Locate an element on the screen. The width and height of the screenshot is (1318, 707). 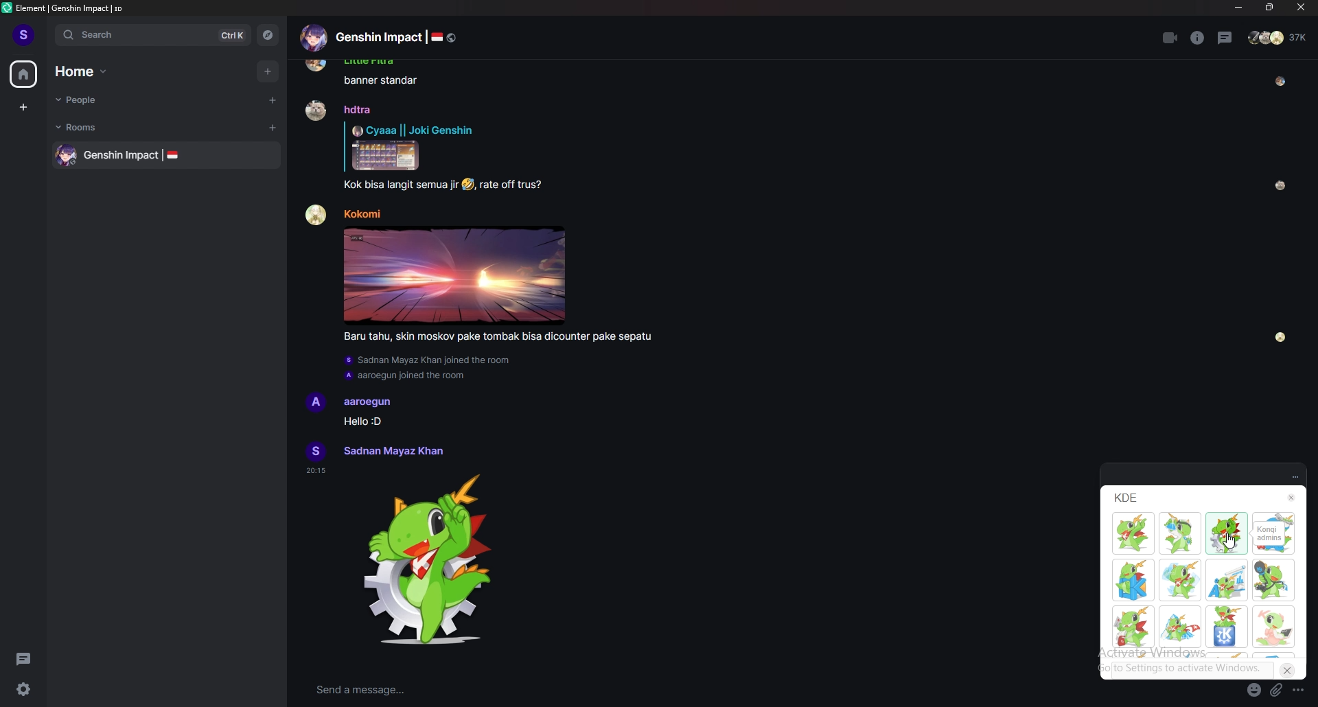
Sadnan Mayaz Khan is located at coordinates (393, 451).